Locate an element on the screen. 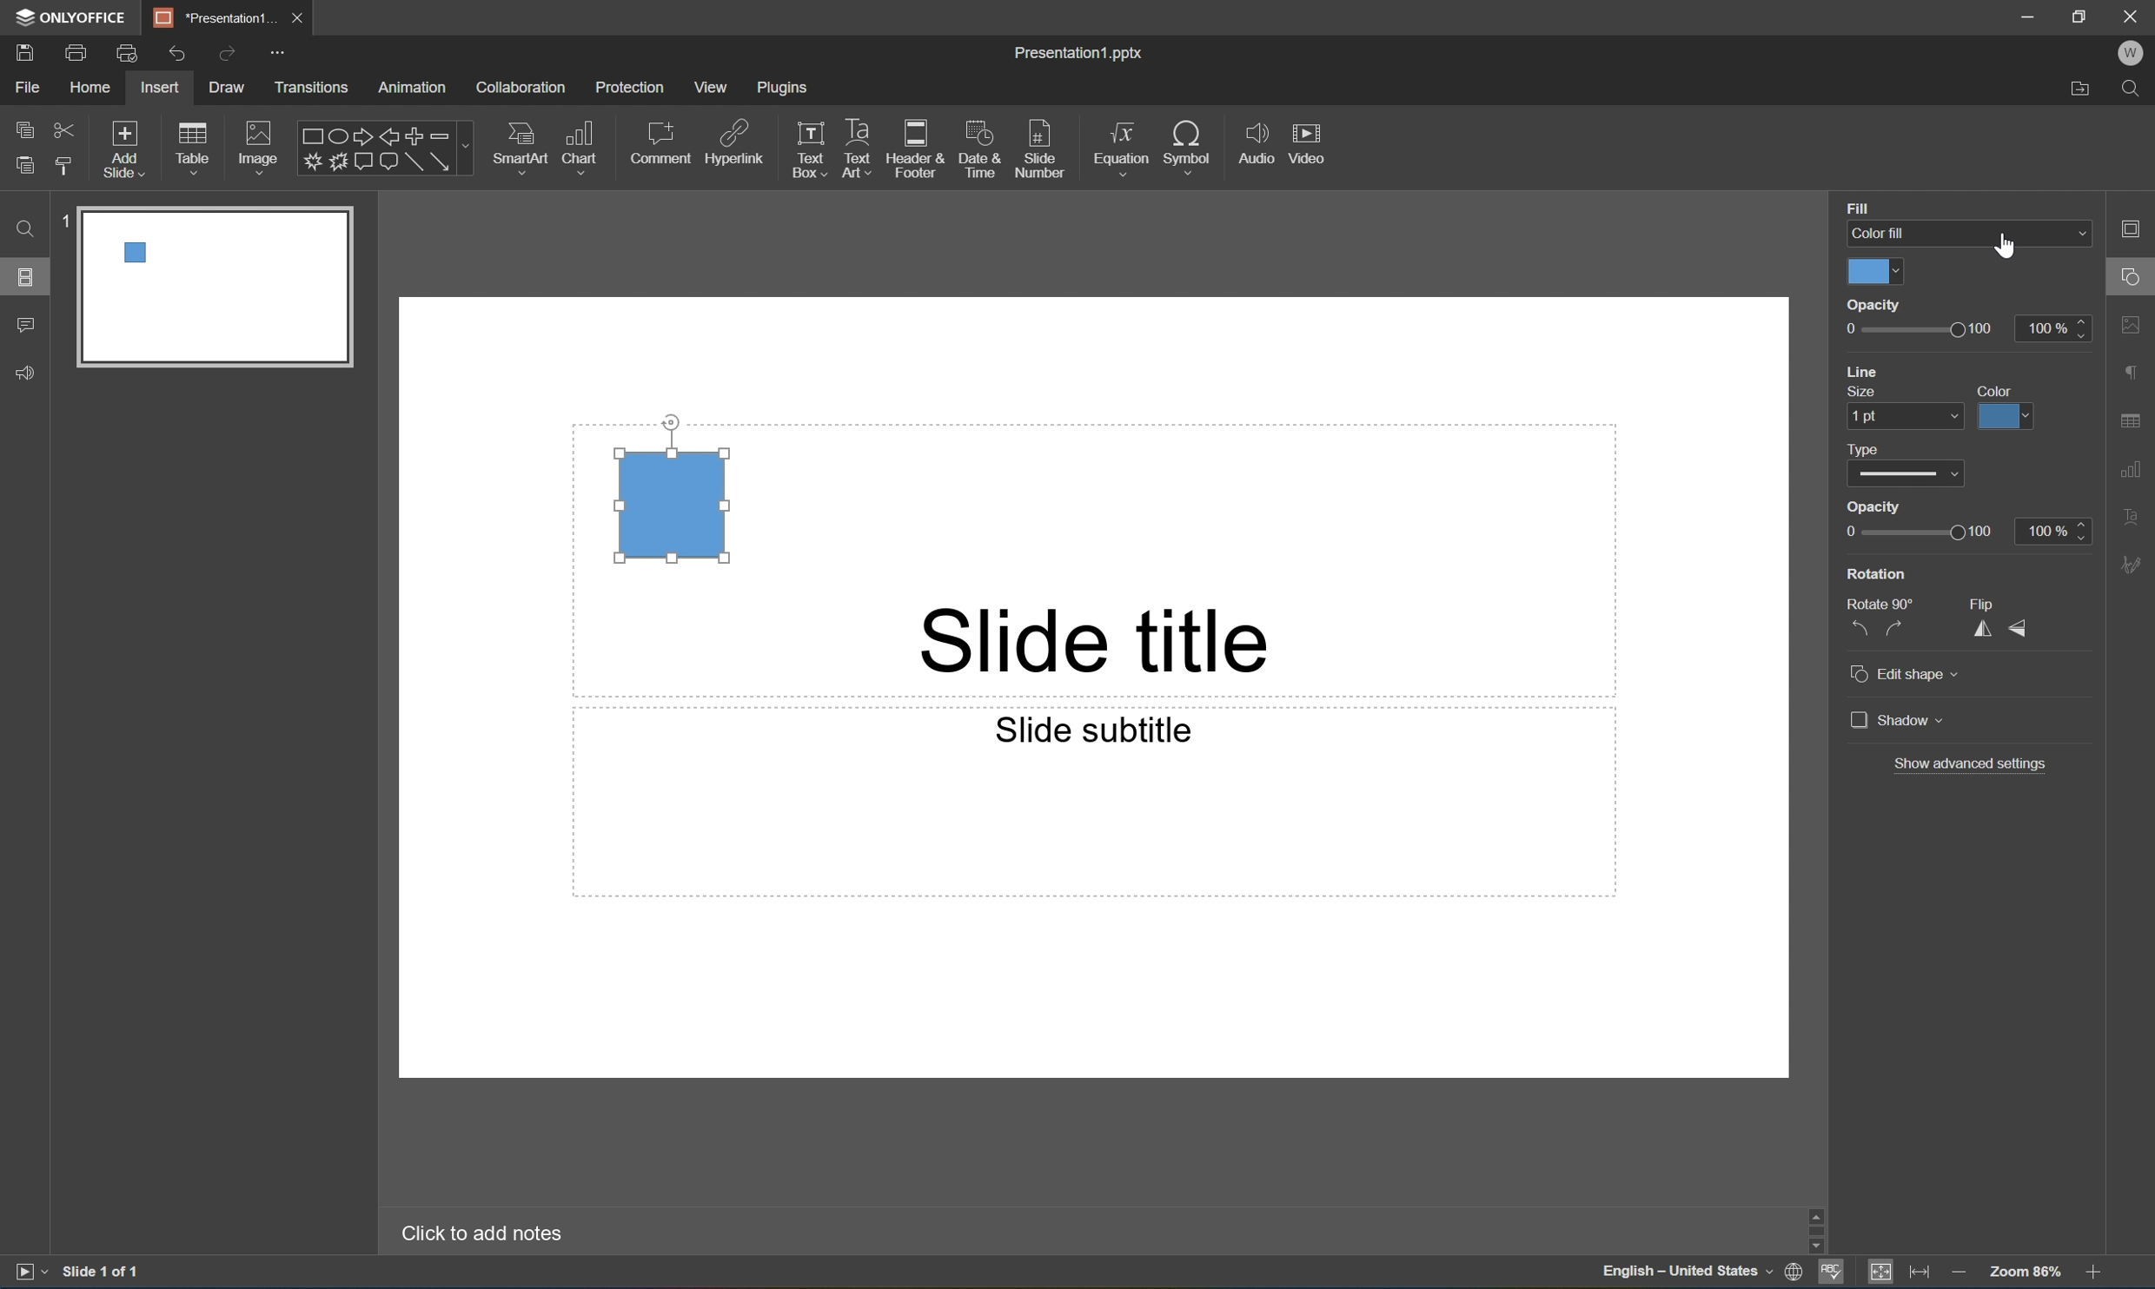  Animation is located at coordinates (412, 89).